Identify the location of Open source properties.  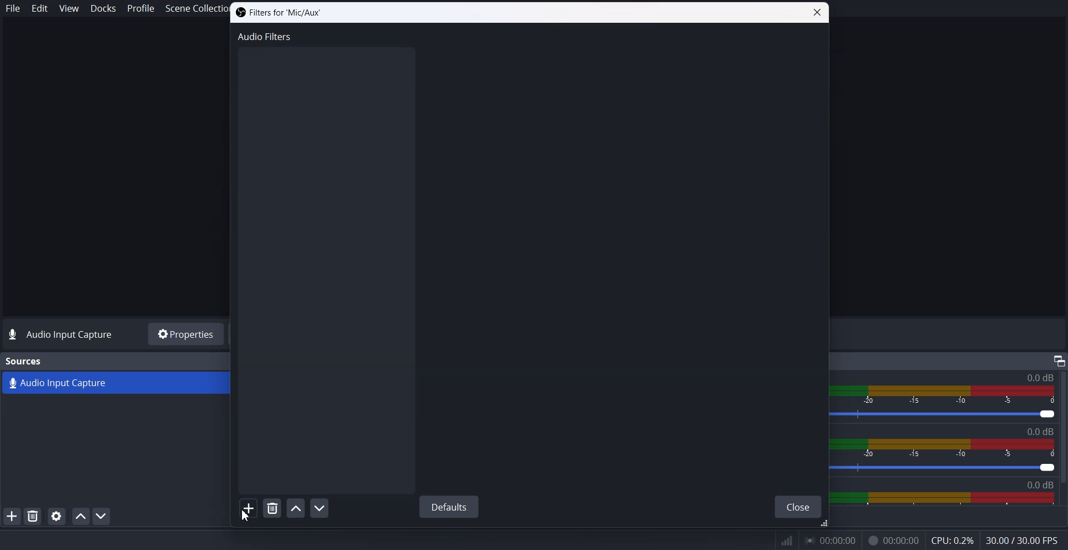
(56, 516).